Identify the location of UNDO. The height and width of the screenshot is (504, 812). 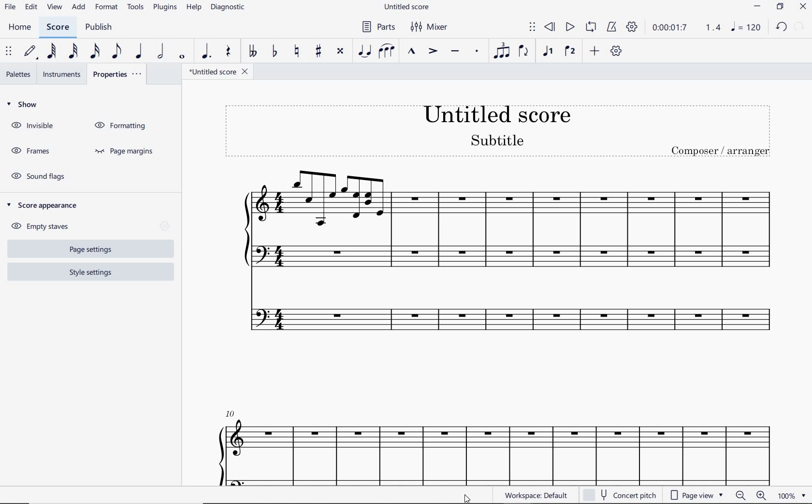
(781, 26).